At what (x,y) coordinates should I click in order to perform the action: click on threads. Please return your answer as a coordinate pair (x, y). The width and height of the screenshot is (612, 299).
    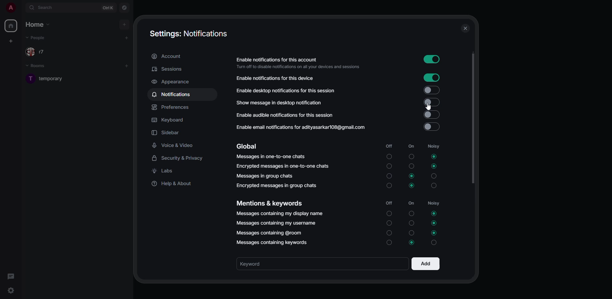
    Looking at the image, I should click on (11, 276).